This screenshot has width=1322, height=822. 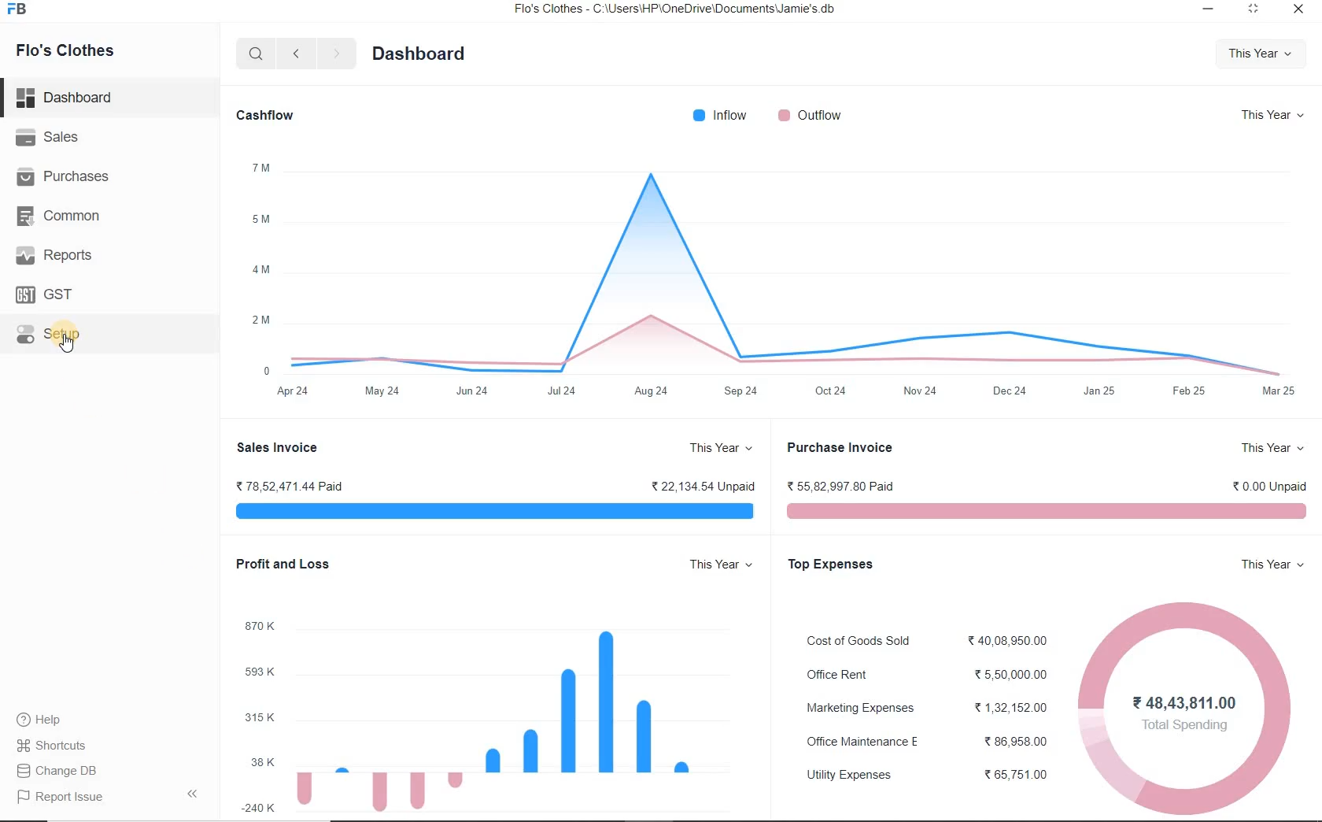 I want to click on May 24, so click(x=381, y=388).